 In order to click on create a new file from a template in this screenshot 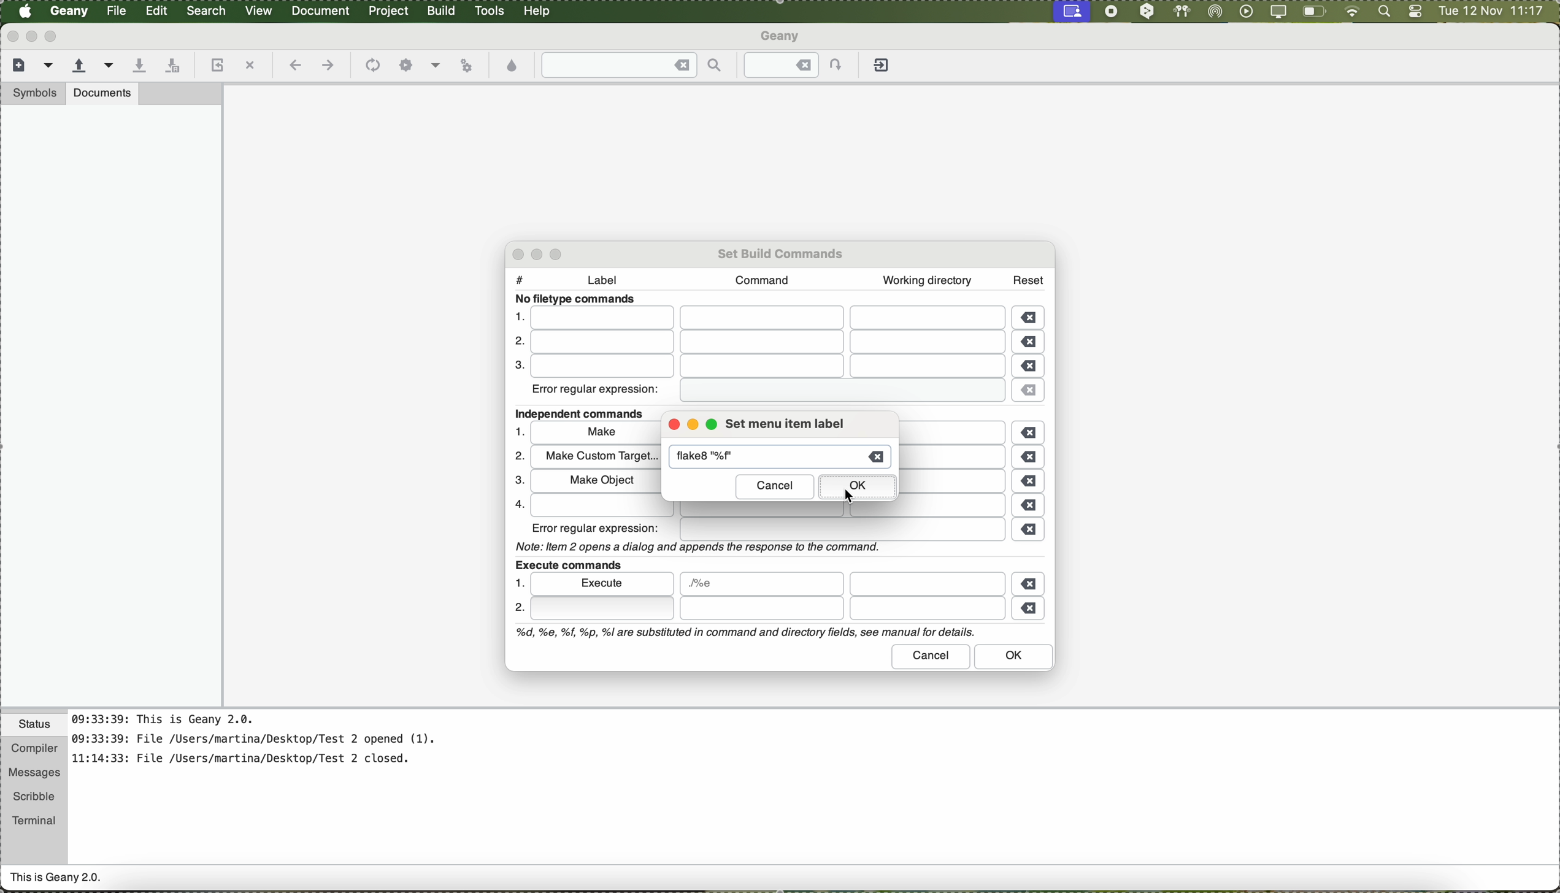, I will do `click(50, 66)`.